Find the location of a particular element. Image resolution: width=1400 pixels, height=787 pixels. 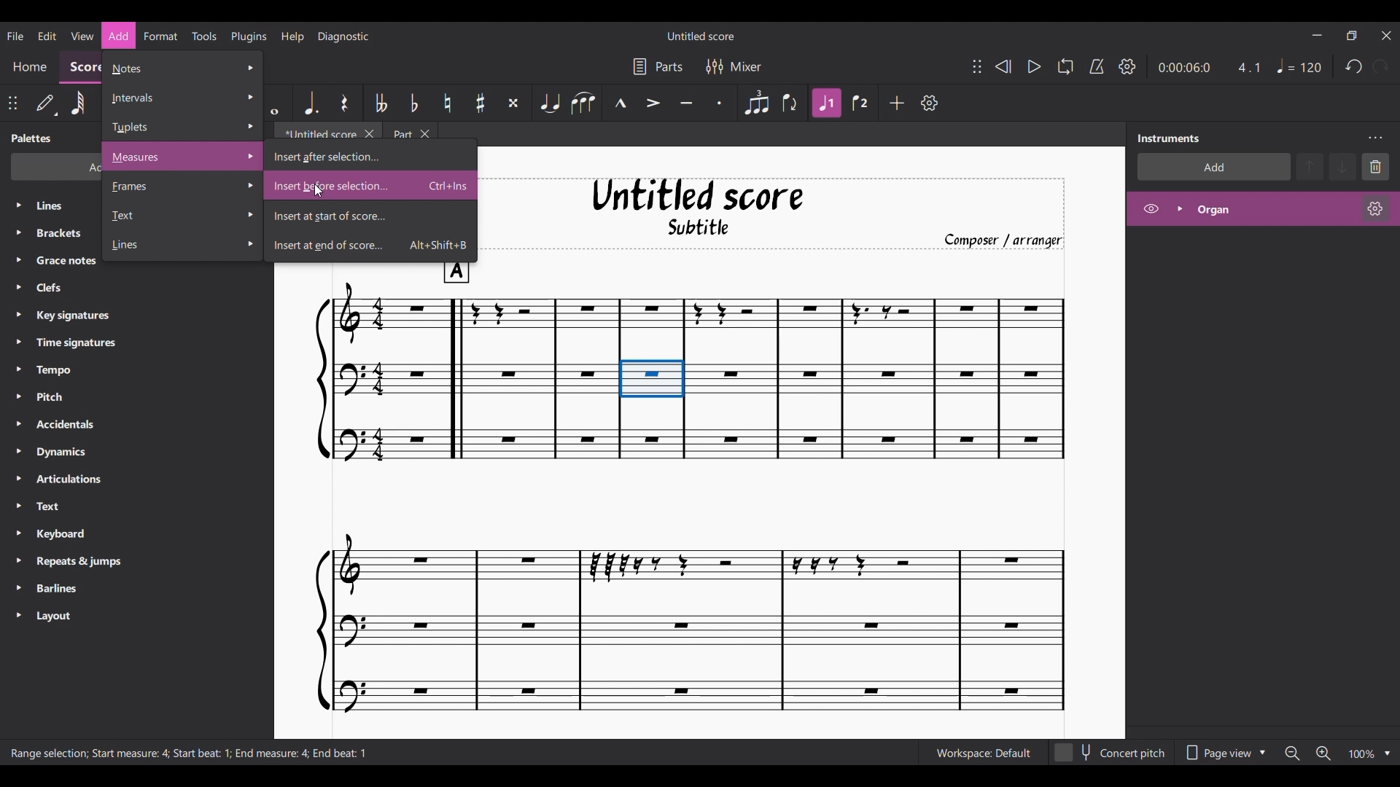

Zoom in is located at coordinates (1323, 753).